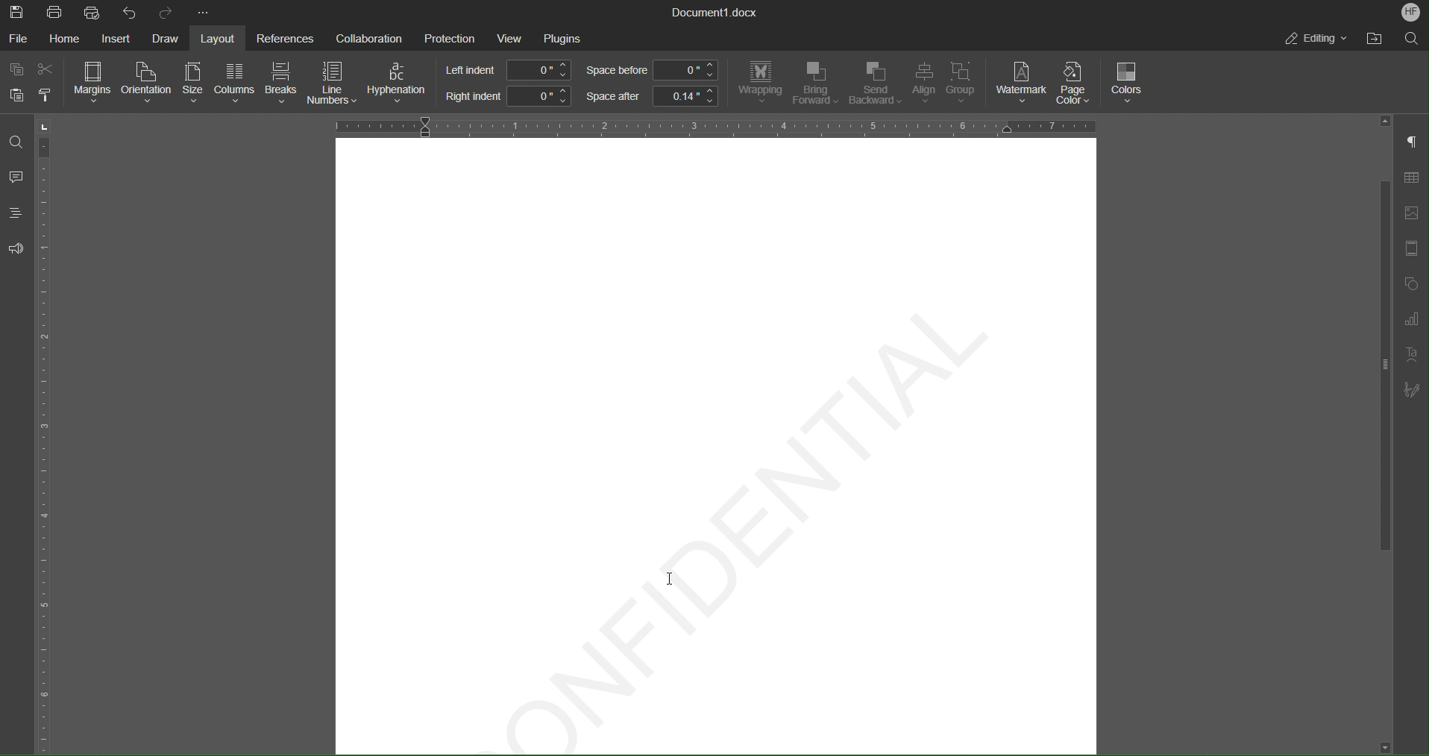 The image size is (1429, 756). What do you see at coordinates (875, 84) in the screenshot?
I see `Send Backward` at bounding box center [875, 84].